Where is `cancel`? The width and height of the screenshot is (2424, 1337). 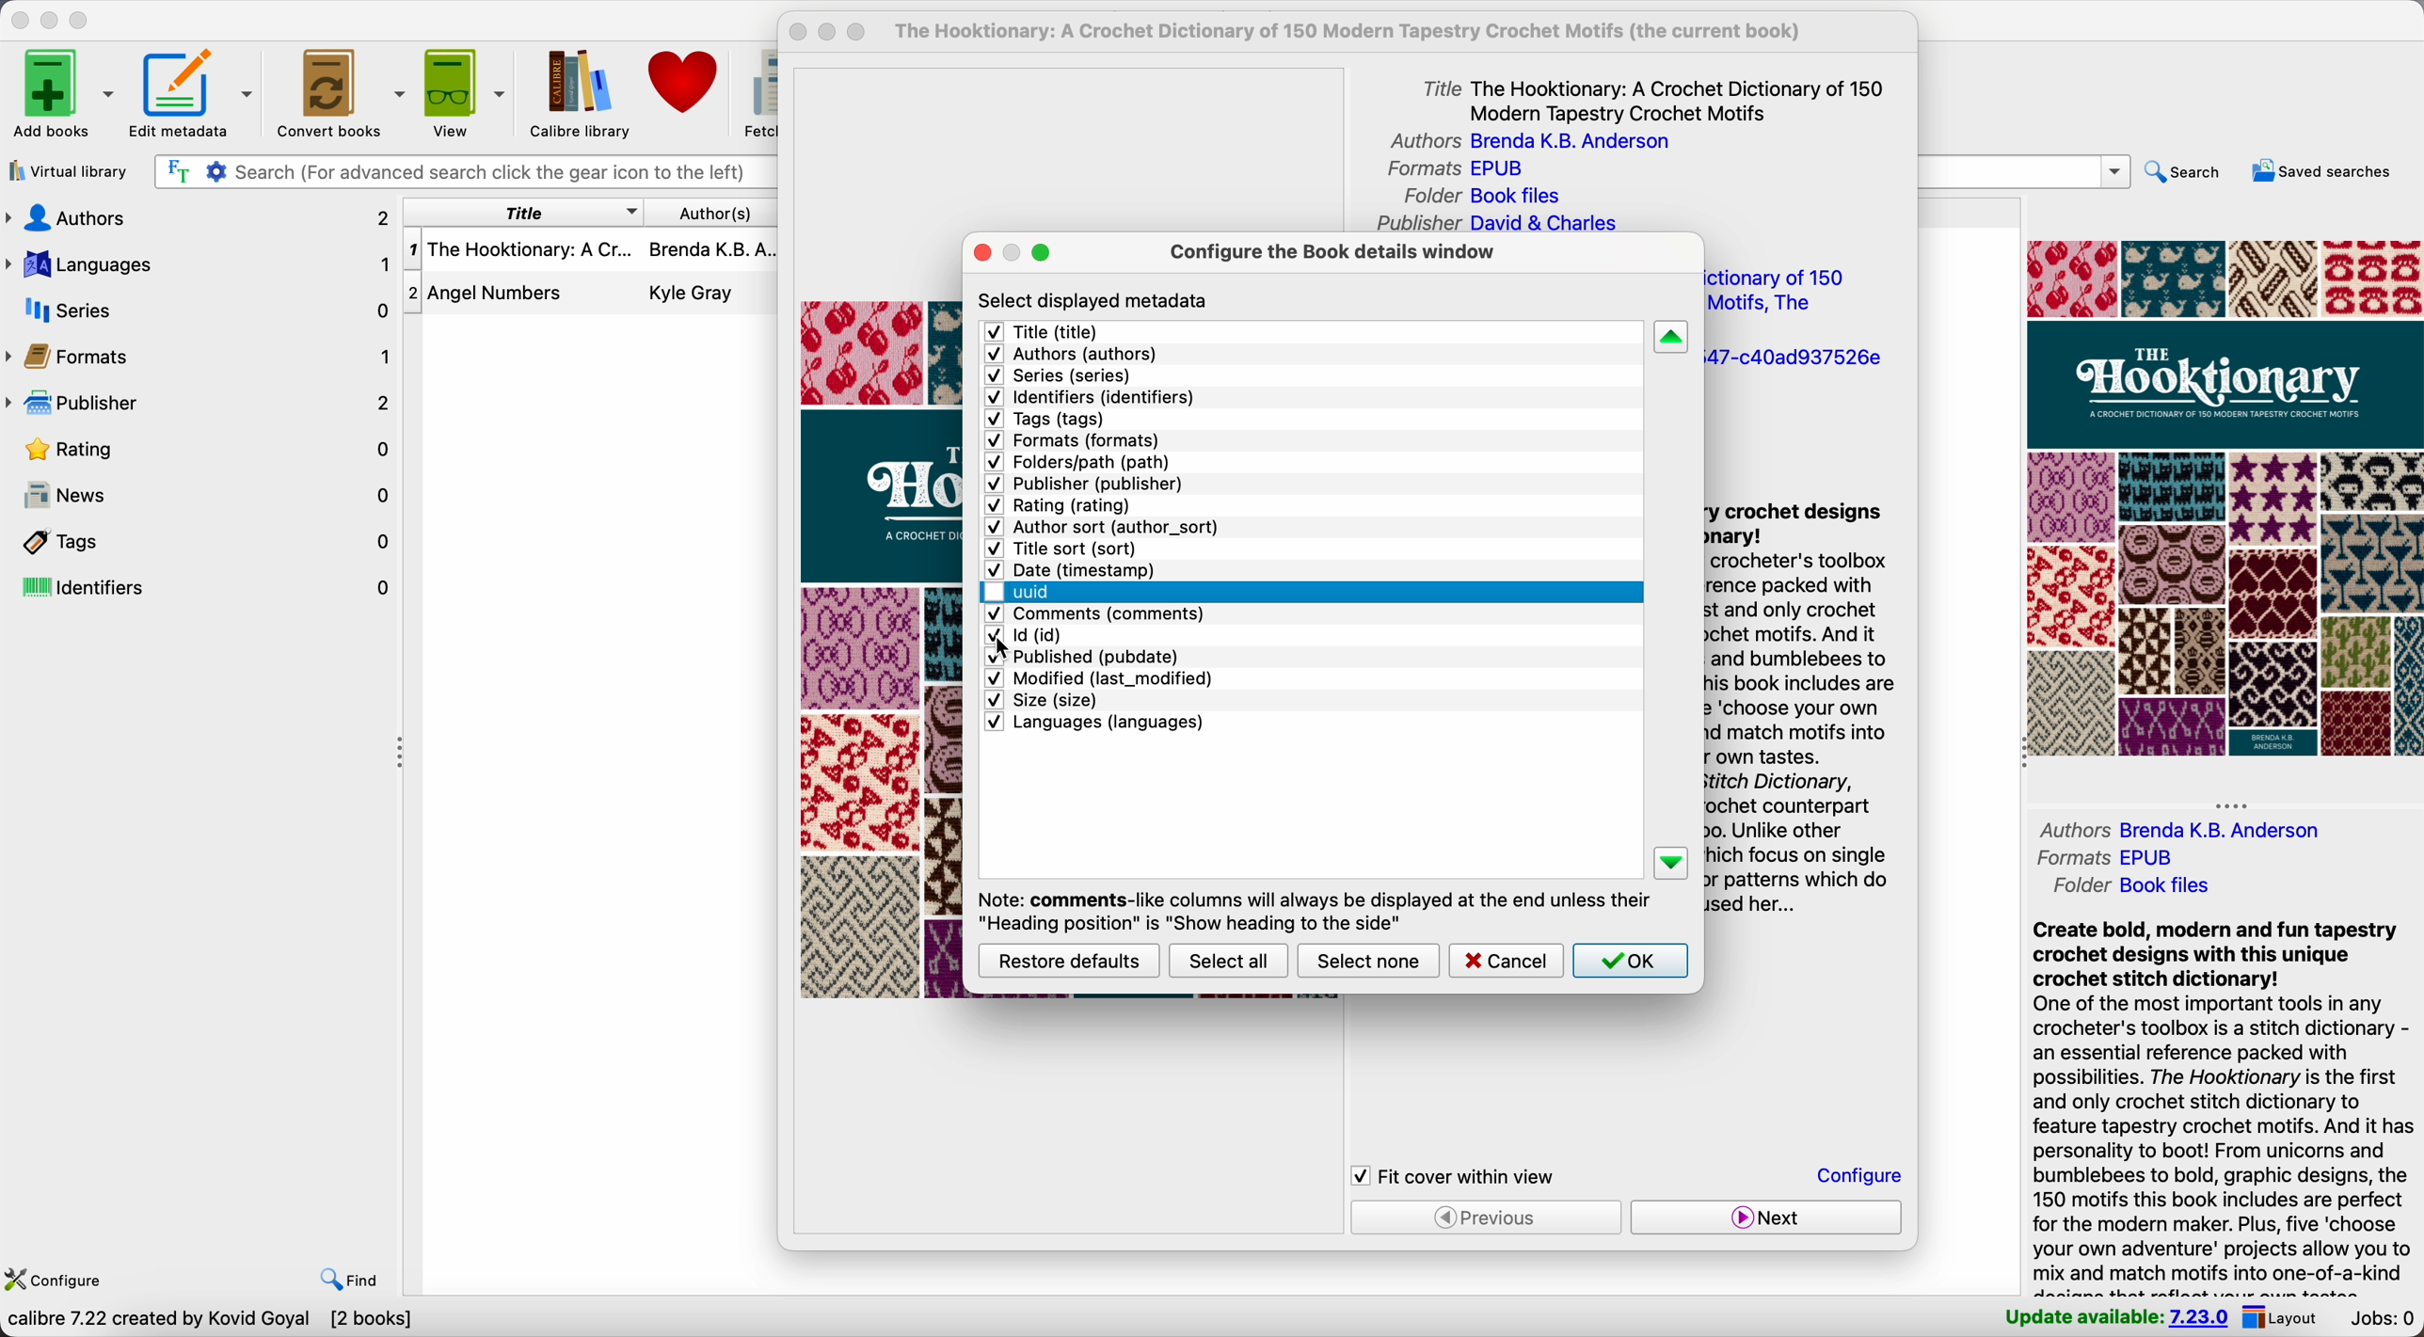 cancel is located at coordinates (1505, 961).